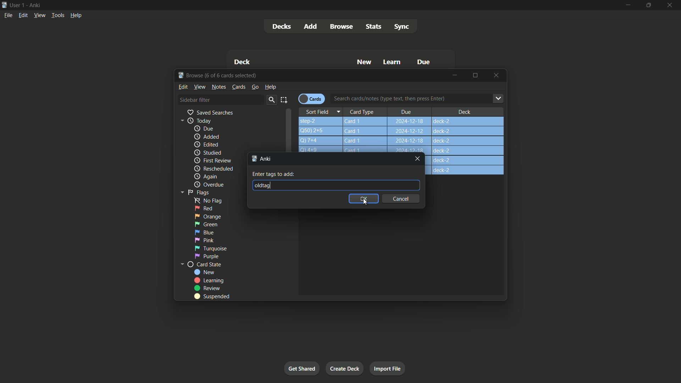 This screenshot has width=681, height=383. What do you see at coordinates (239, 87) in the screenshot?
I see `Cards` at bounding box center [239, 87].